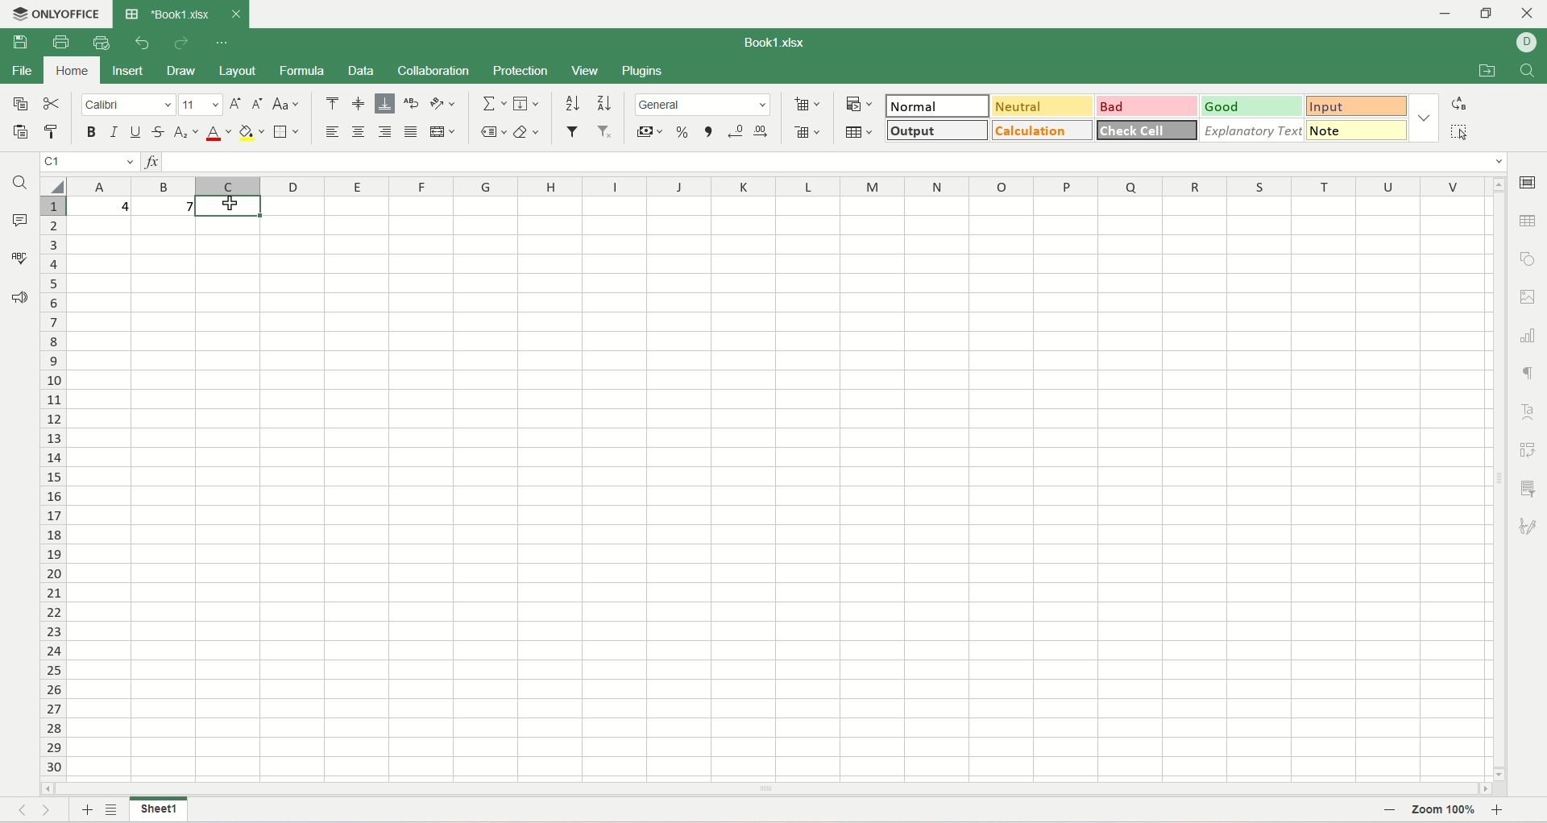  What do you see at coordinates (1487, 14) in the screenshot?
I see `maximize` at bounding box center [1487, 14].